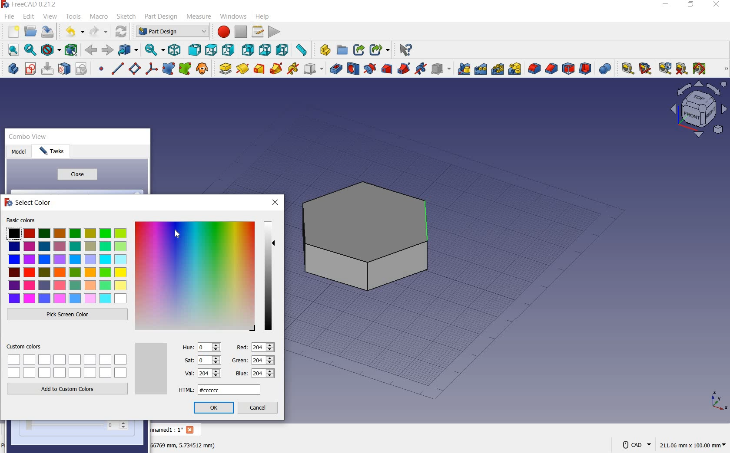 Image resolution: width=730 pixels, height=453 pixels. I want to click on edit, so click(28, 16).